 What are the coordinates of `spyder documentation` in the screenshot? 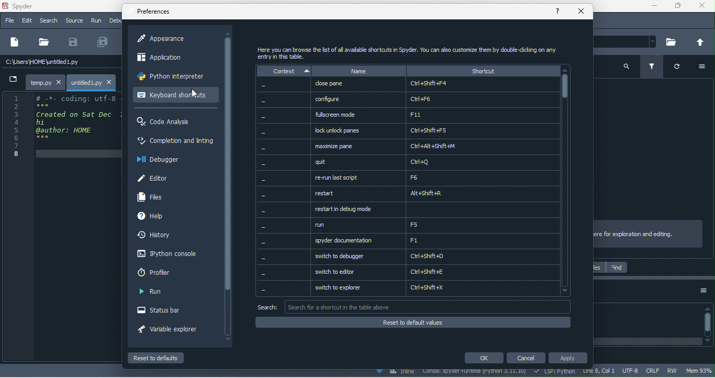 It's located at (432, 240).